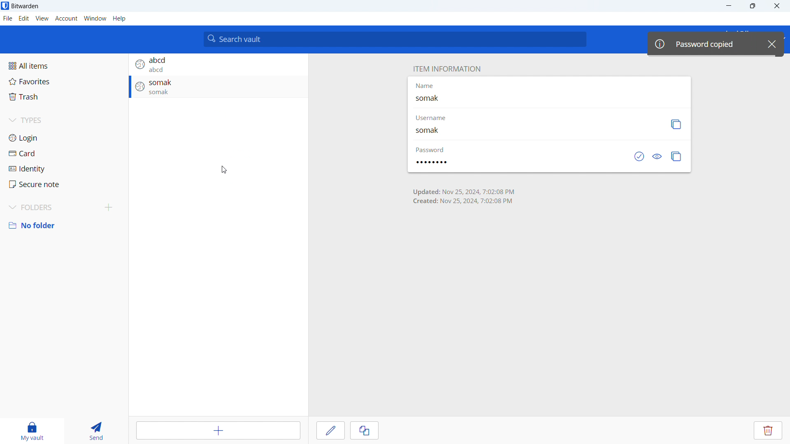 The height and width of the screenshot is (444, 790). Describe the element at coordinates (50, 208) in the screenshot. I see `folders` at that location.